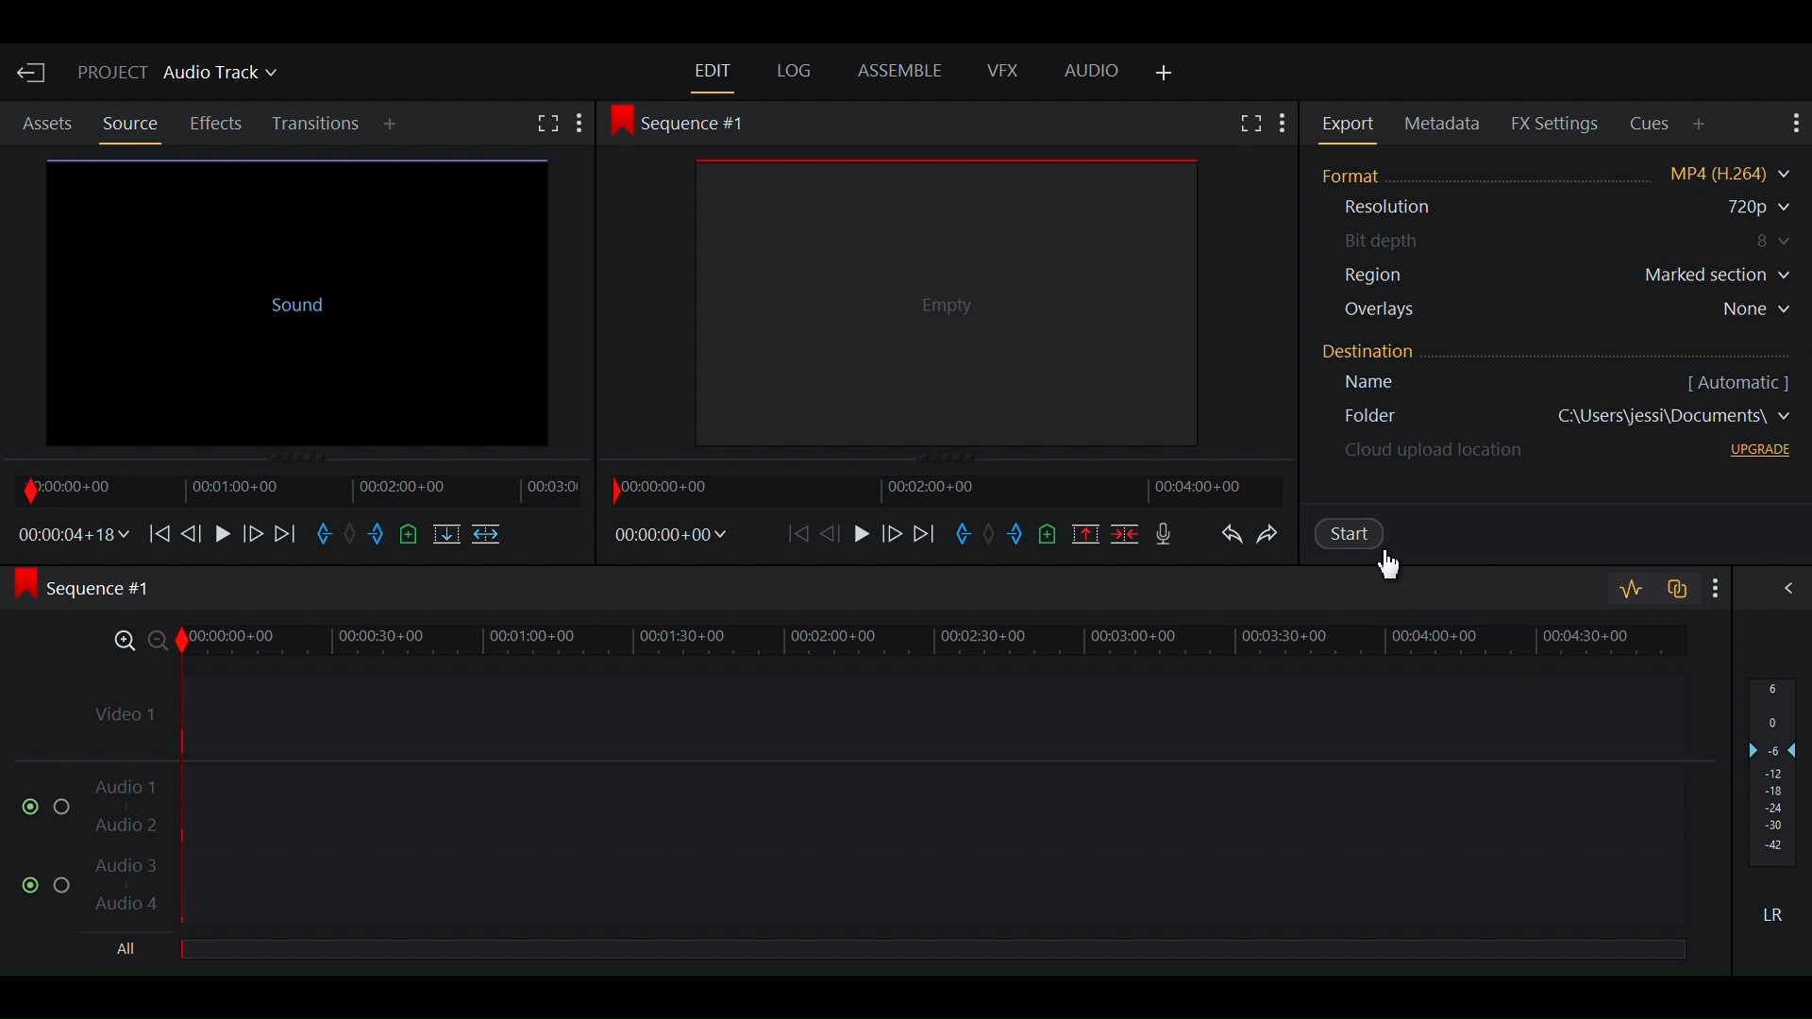 The image size is (1812, 1019). Describe the element at coordinates (1283, 125) in the screenshot. I see `Show Settings menu` at that location.